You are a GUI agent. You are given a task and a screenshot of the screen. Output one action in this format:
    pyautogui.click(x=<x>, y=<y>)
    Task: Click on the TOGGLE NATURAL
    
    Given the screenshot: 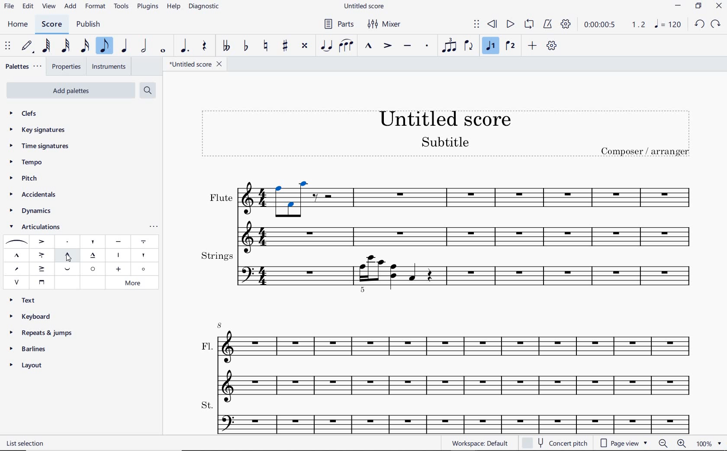 What is the action you would take?
    pyautogui.click(x=266, y=46)
    